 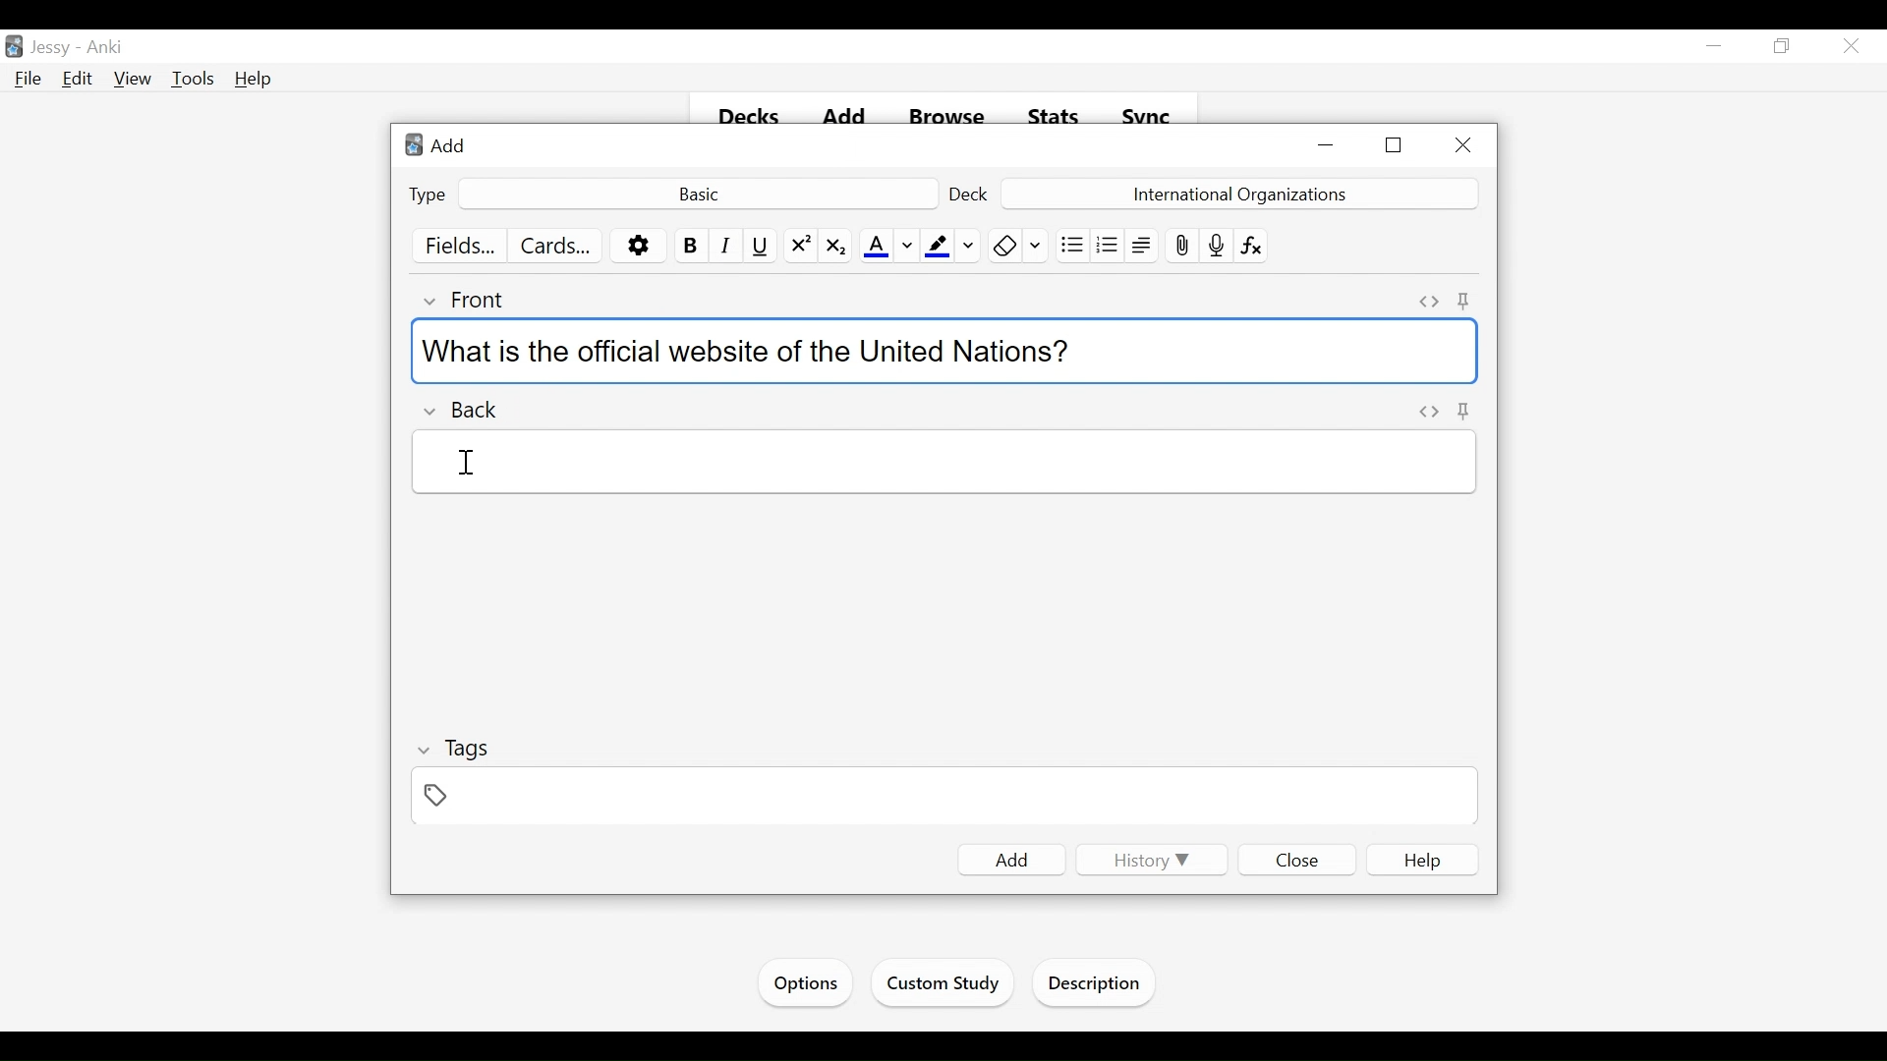 I want to click on Back Field, so click(x=941, y=463).